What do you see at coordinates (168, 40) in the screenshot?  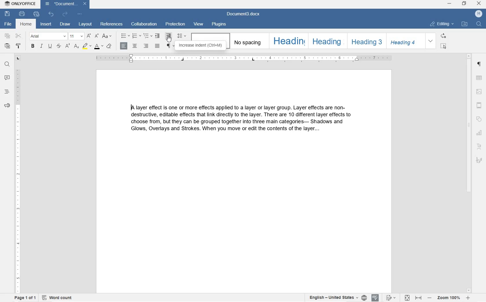 I see `CURSOR` at bounding box center [168, 40].